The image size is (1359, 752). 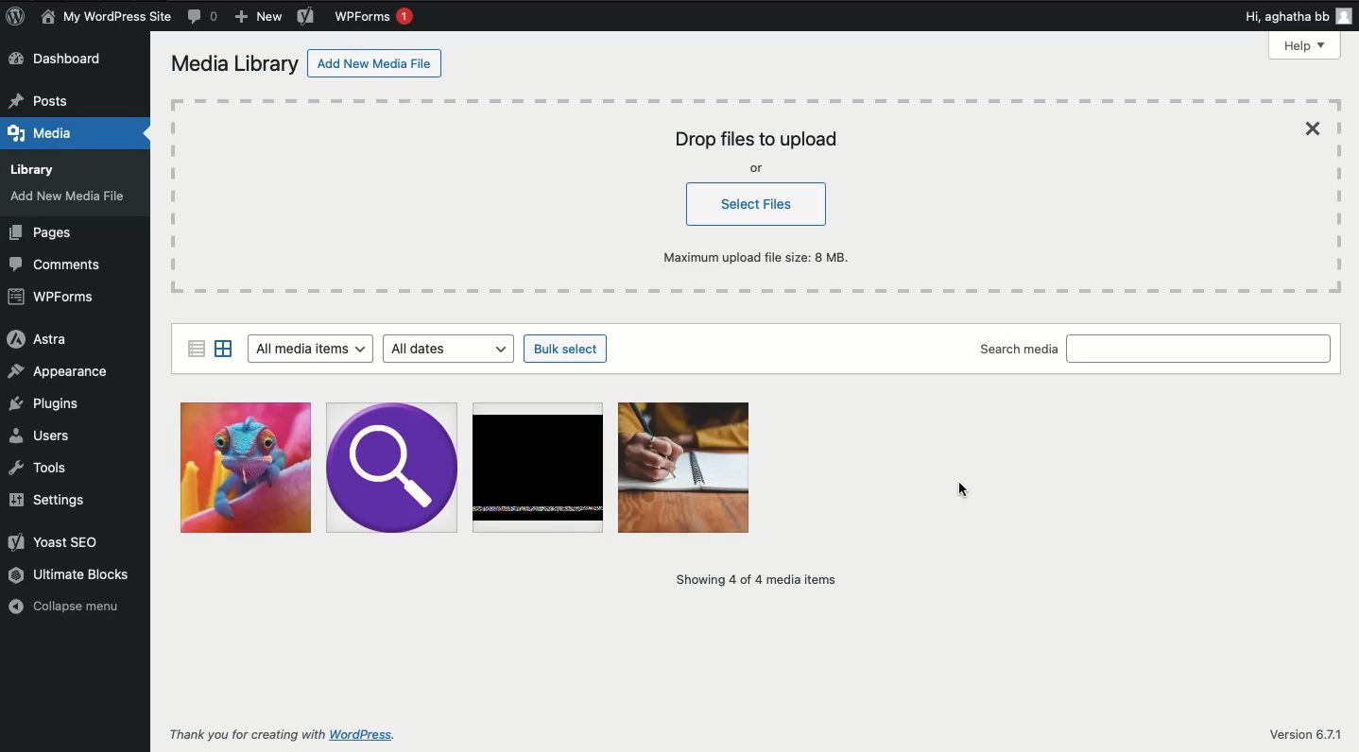 I want to click on Cursor, so click(x=955, y=488).